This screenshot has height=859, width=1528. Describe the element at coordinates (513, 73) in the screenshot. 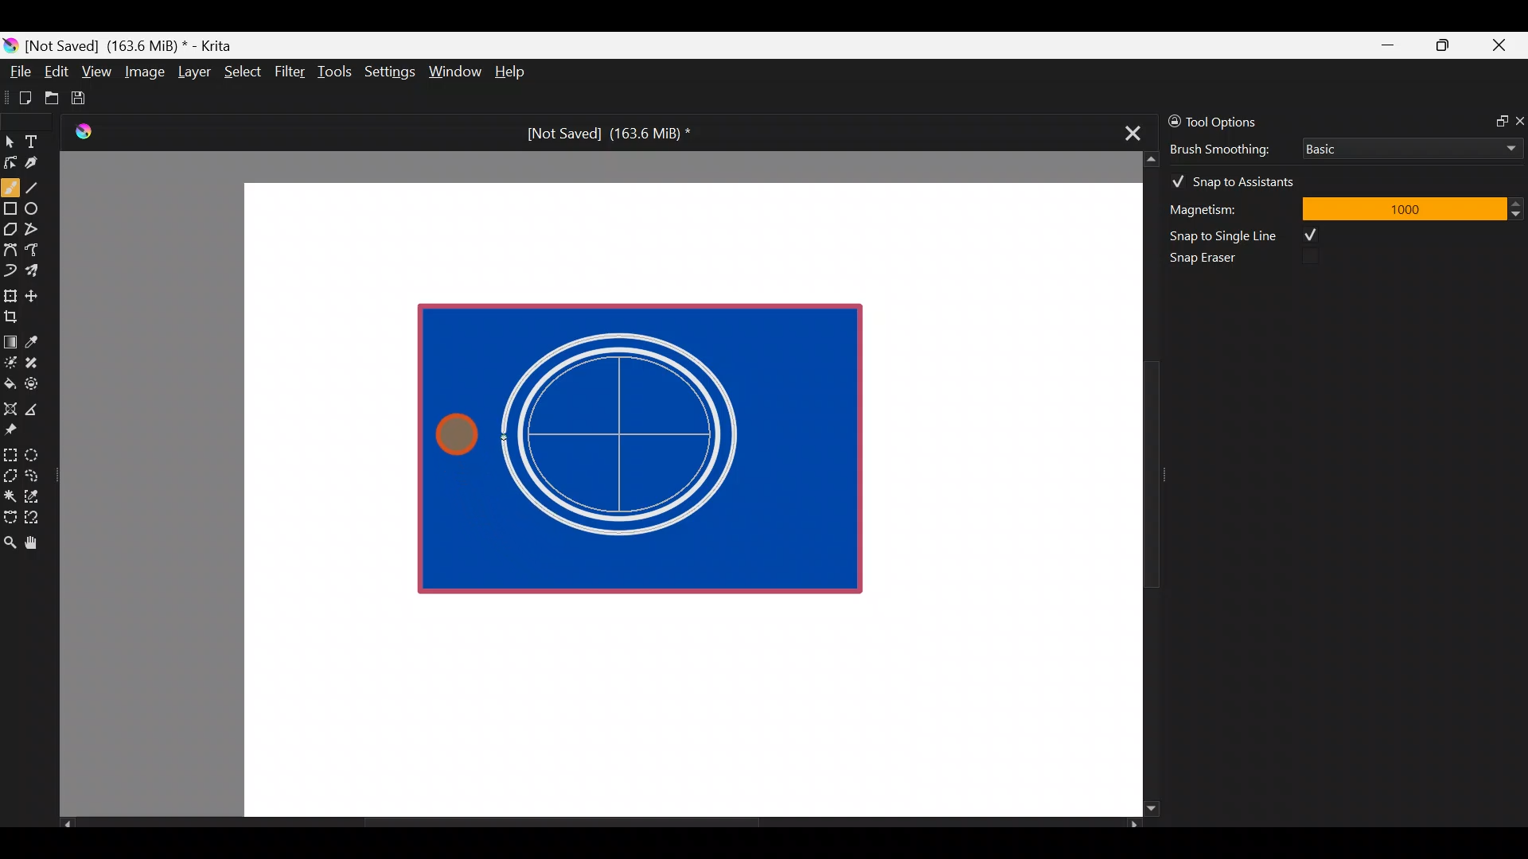

I see `Help` at that location.